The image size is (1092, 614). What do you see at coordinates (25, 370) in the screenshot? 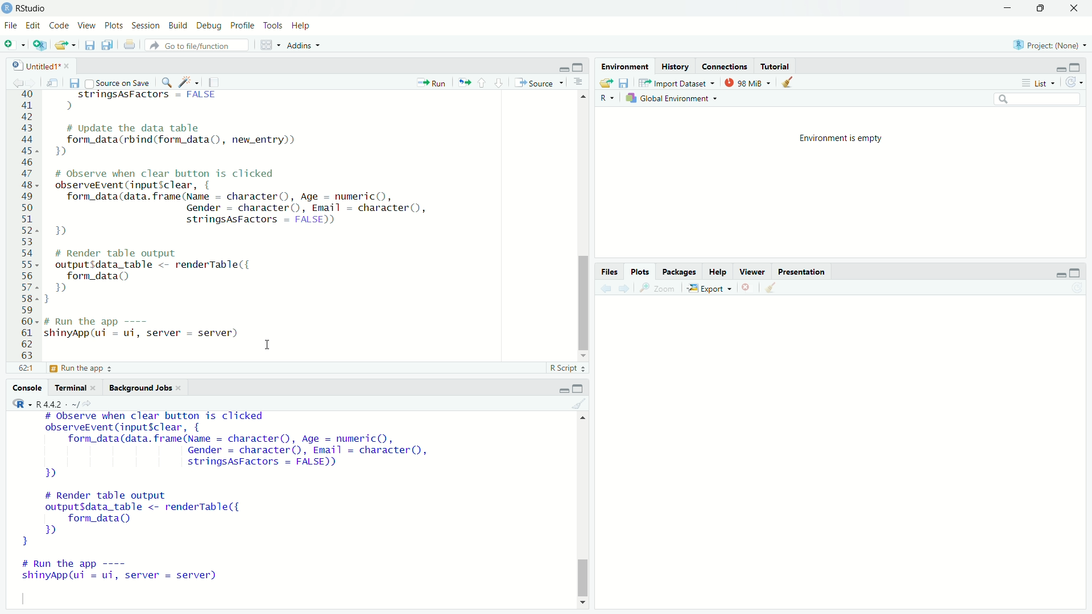
I see `59:1` at bounding box center [25, 370].